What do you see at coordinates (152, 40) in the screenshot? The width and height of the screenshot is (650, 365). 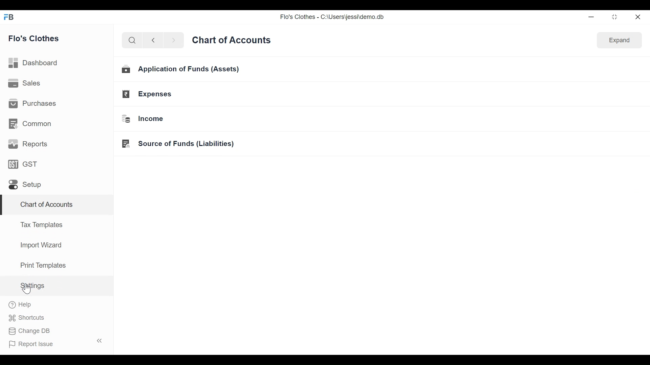 I see `Navigate back` at bounding box center [152, 40].